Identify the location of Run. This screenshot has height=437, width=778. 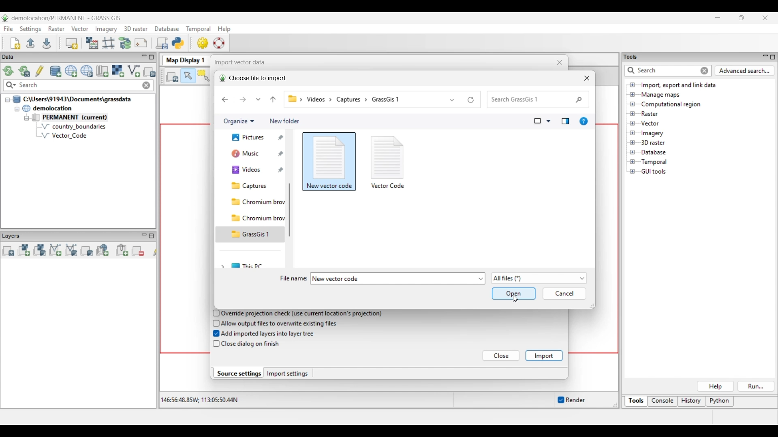
(757, 386).